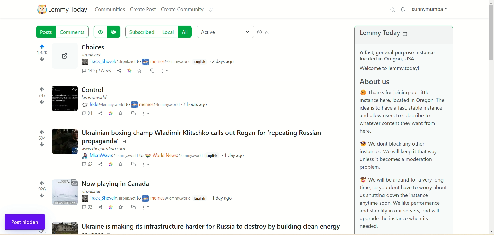 The height and width of the screenshot is (235, 494). I want to click on 1 day ago(post date), so click(236, 156).